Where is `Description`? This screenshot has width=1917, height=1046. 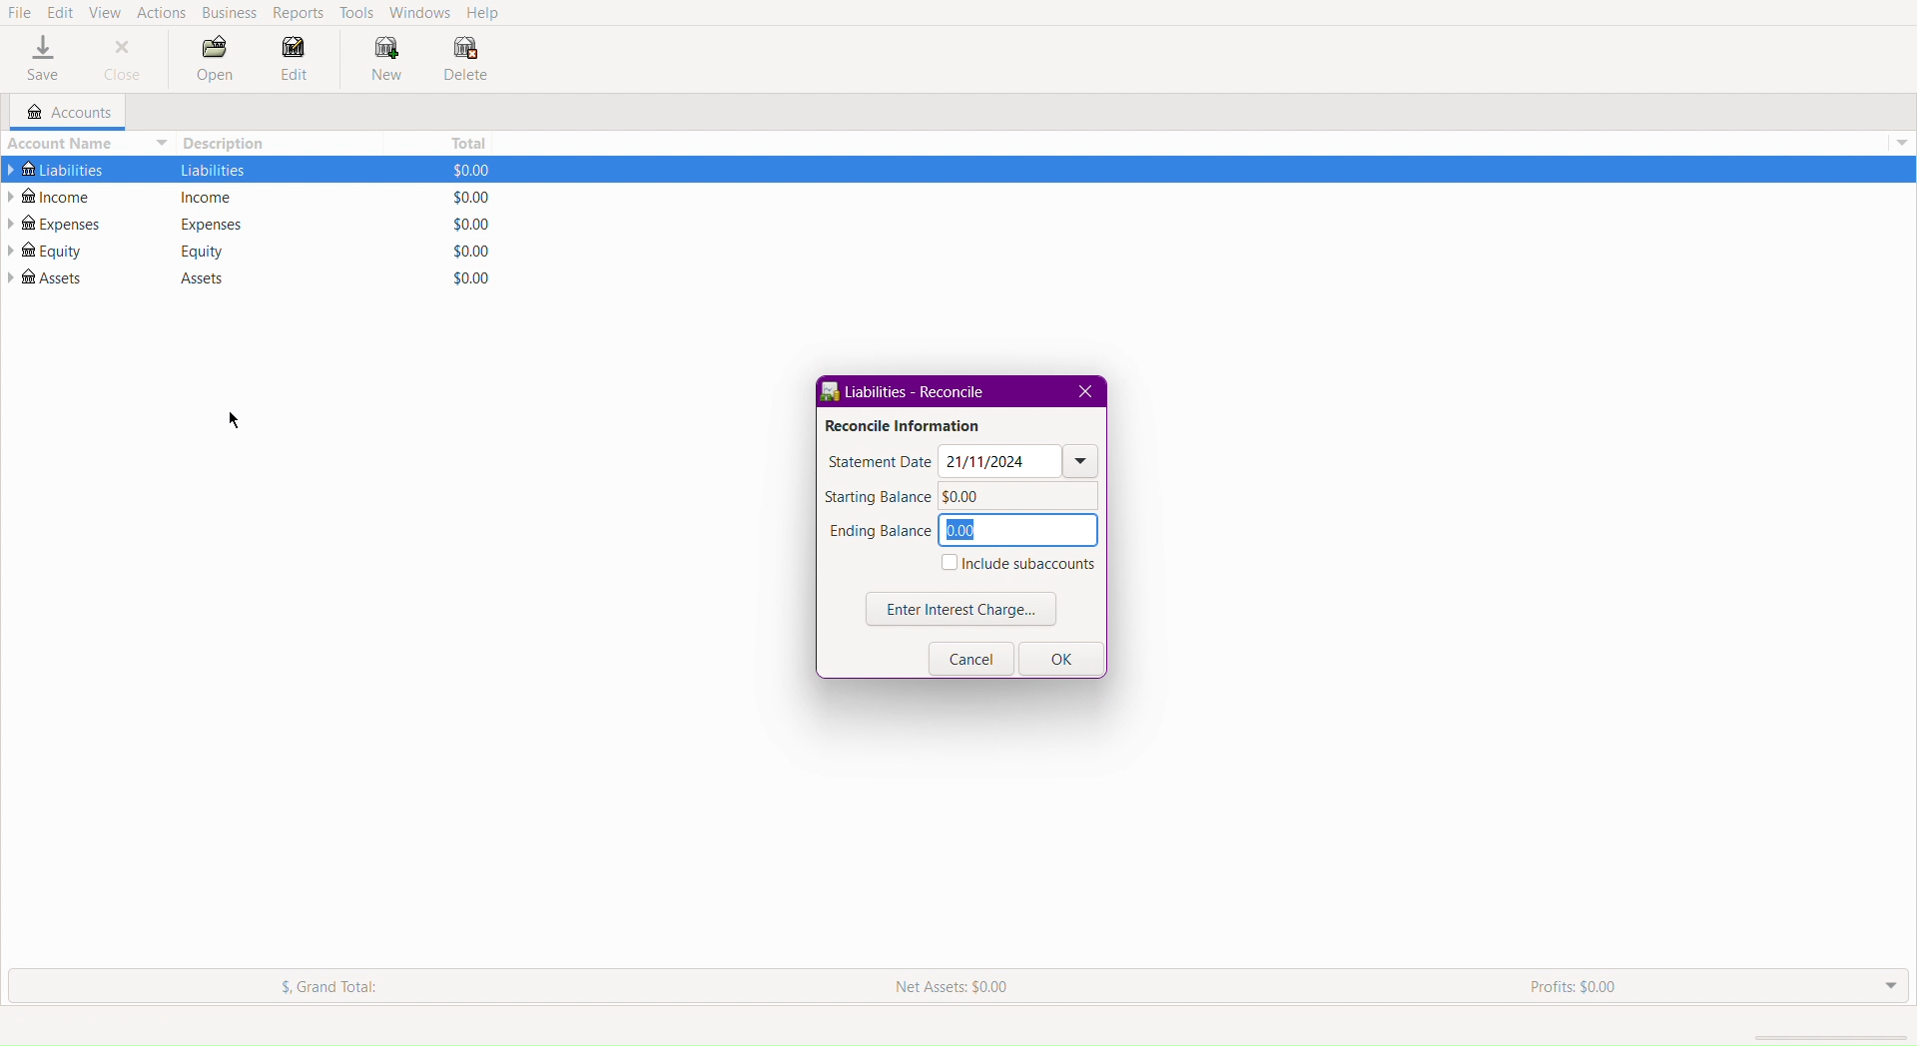 Description is located at coordinates (214, 171).